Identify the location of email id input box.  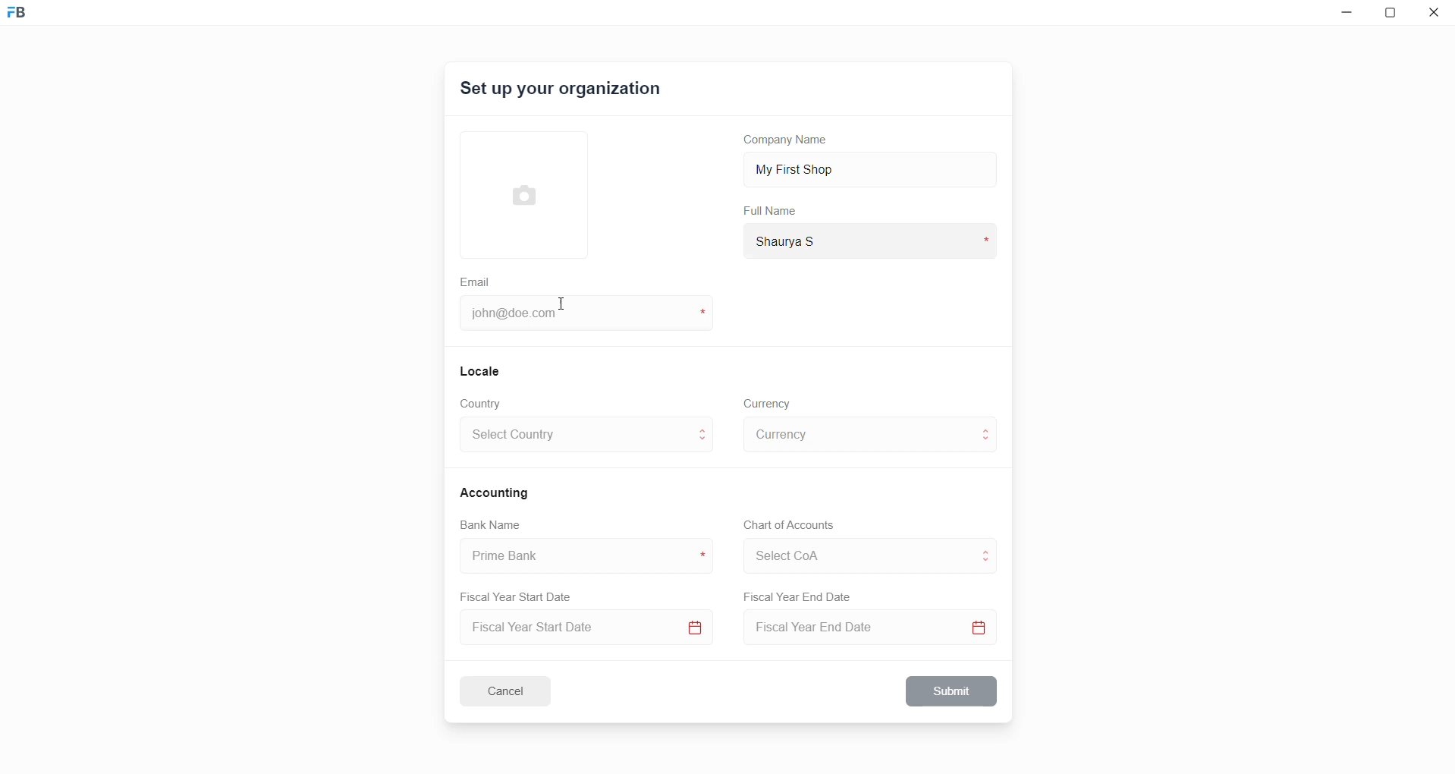
(579, 315).